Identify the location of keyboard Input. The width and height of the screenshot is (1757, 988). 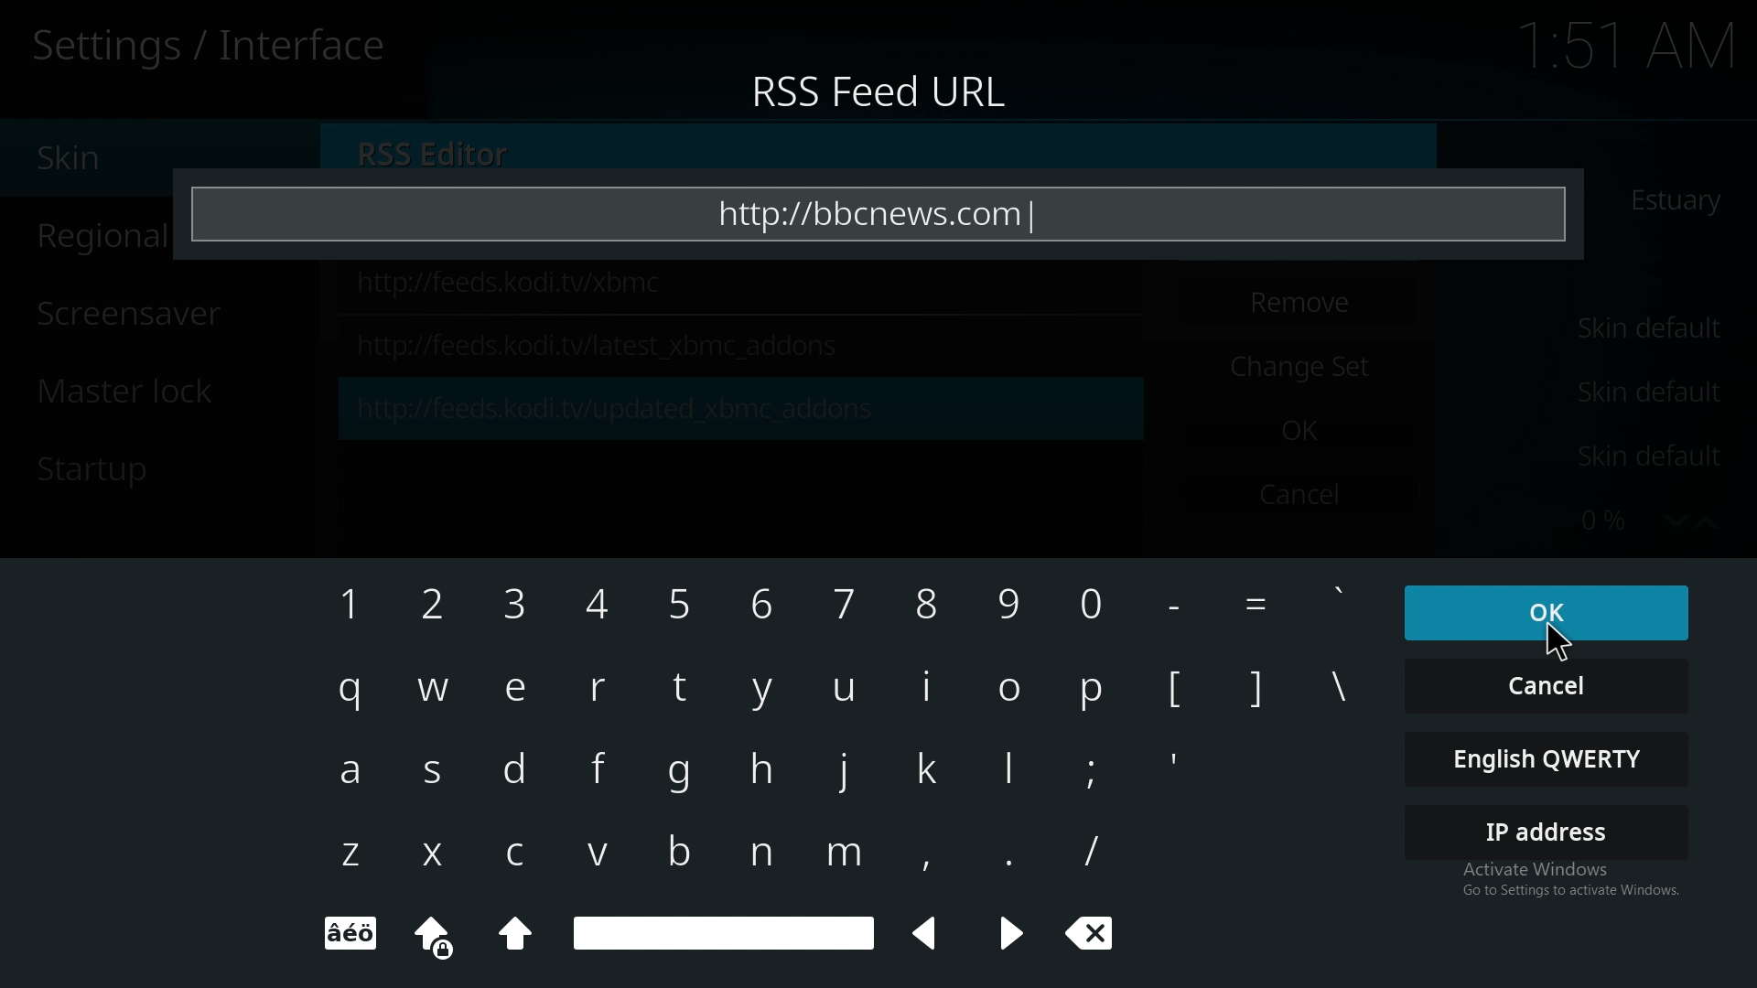
(926, 606).